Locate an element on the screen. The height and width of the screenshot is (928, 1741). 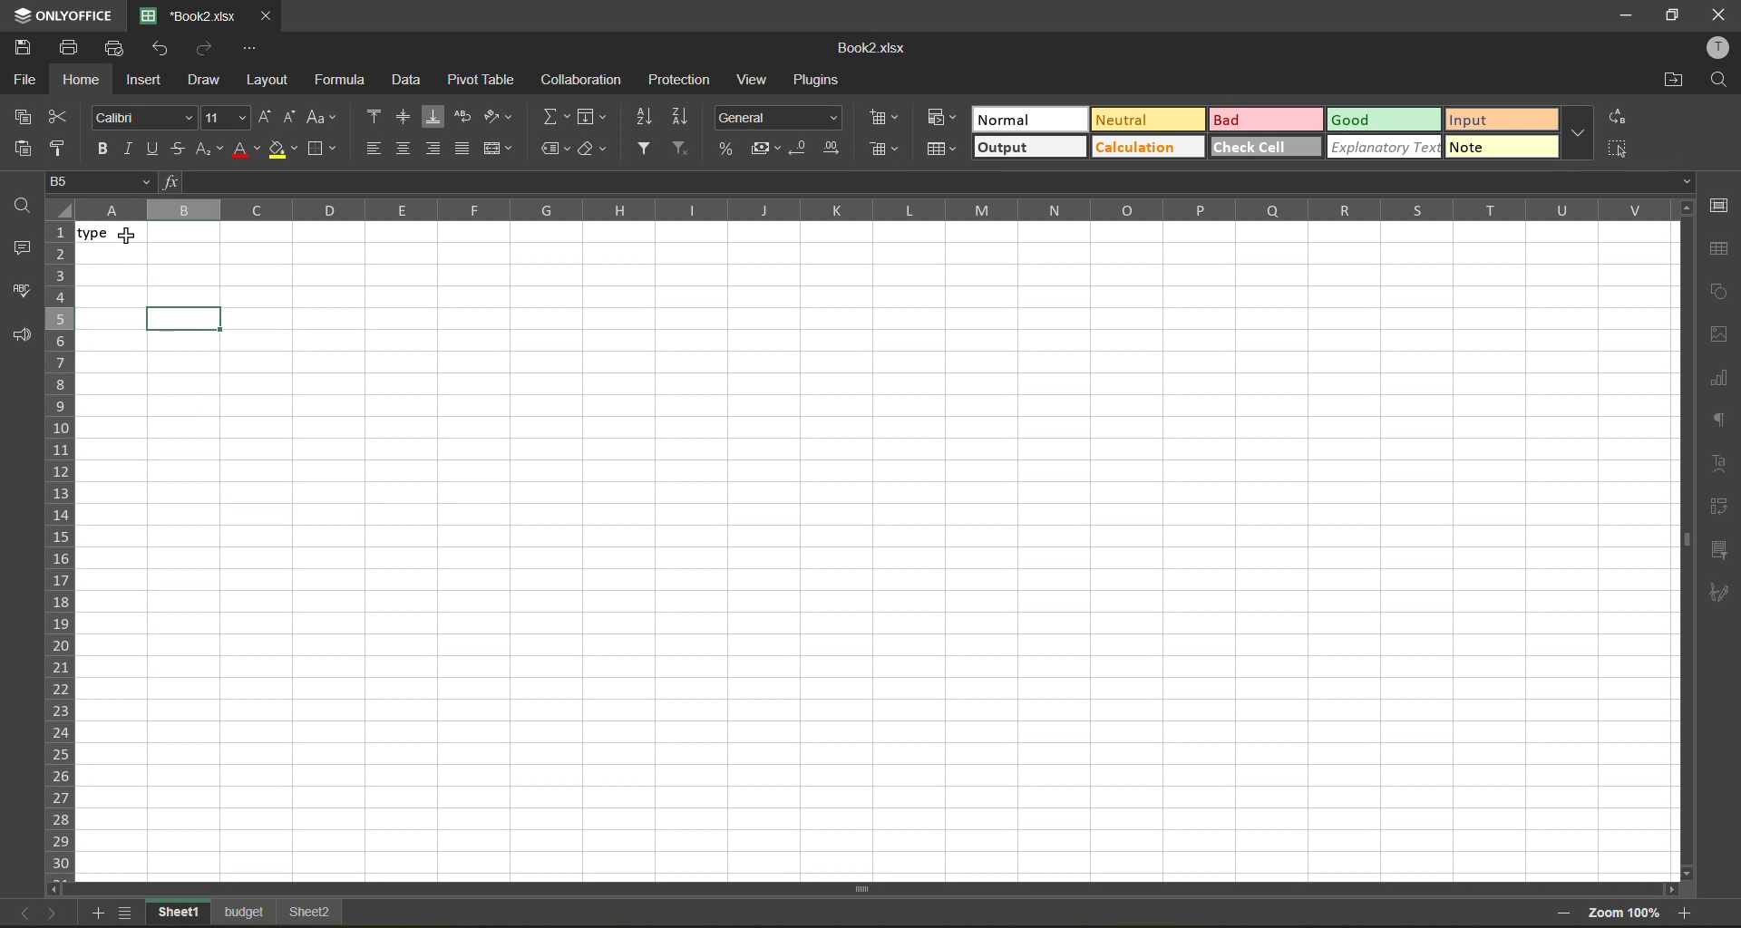
align middle is located at coordinates (408, 120).